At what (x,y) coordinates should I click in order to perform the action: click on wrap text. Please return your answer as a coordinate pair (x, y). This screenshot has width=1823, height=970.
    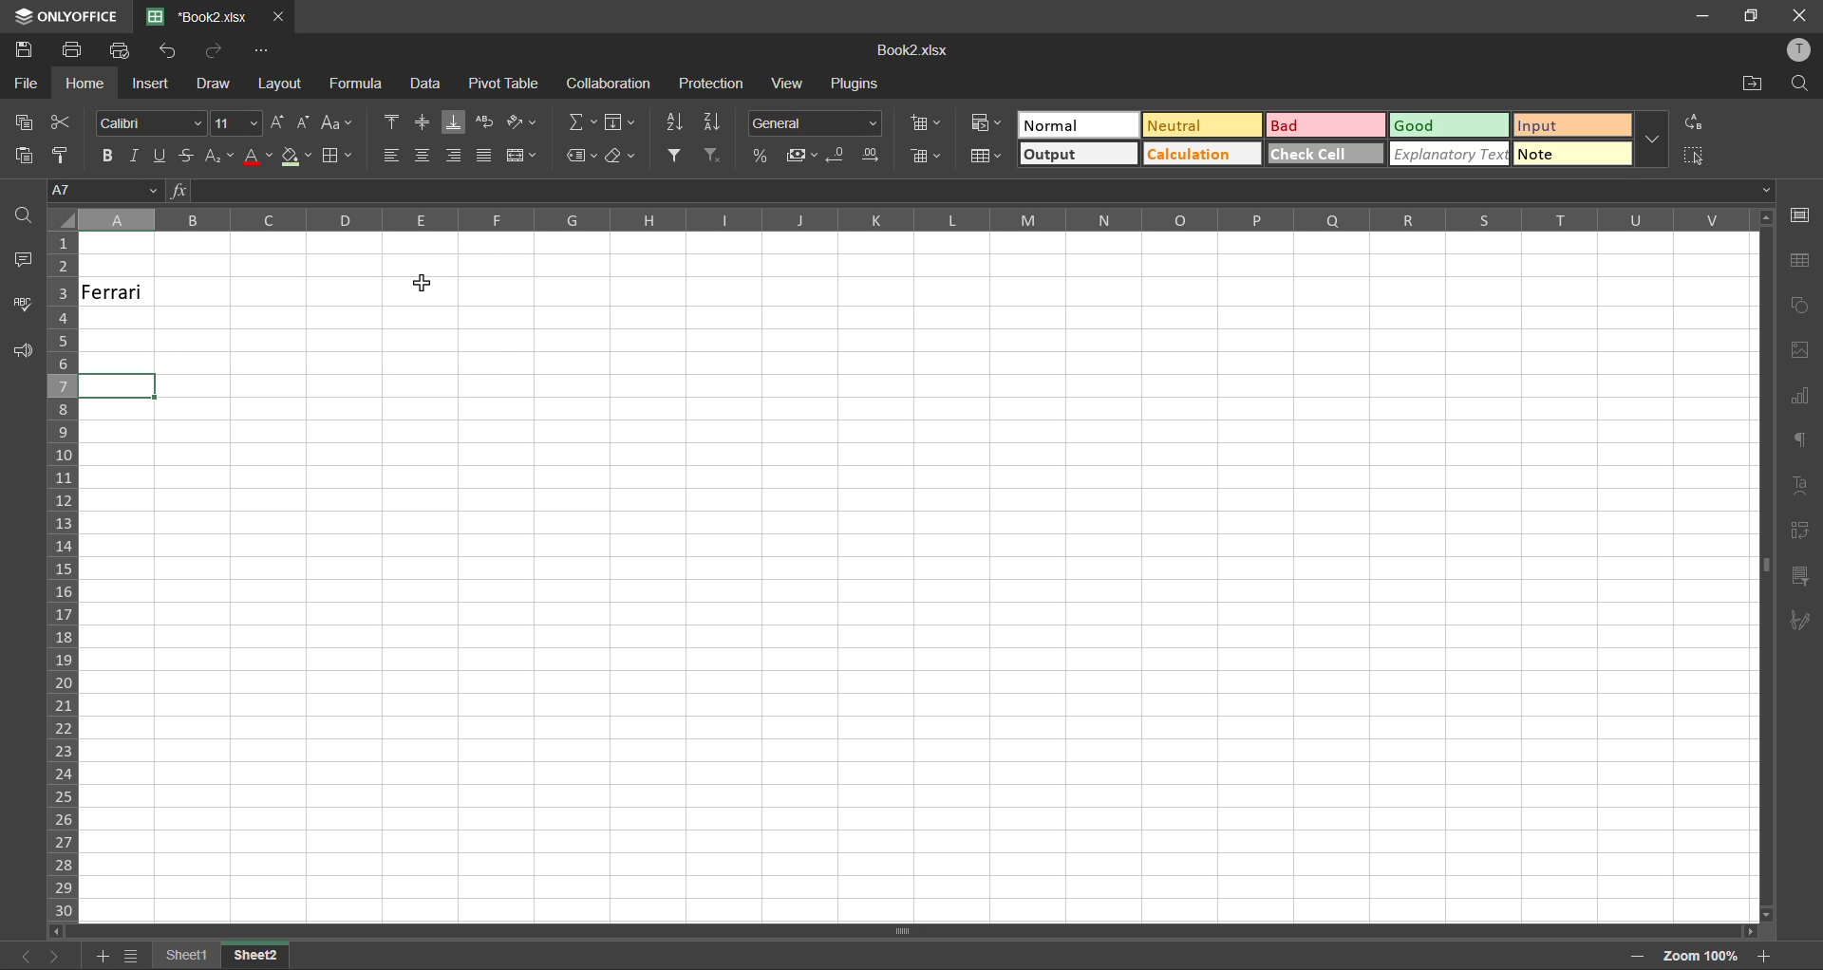
    Looking at the image, I should click on (486, 122).